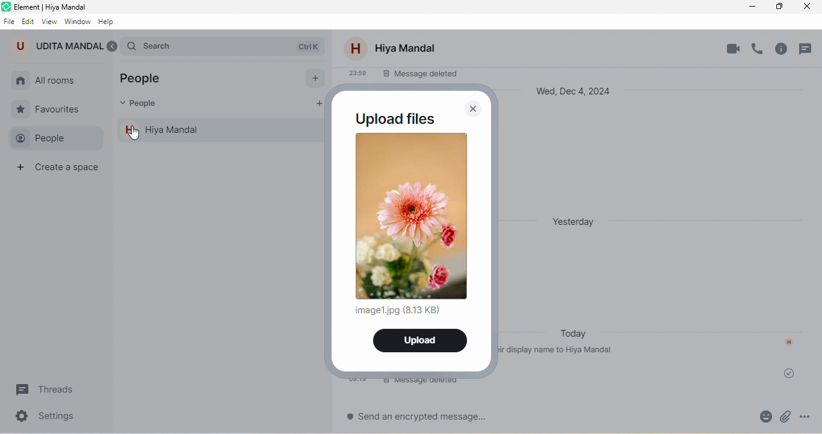 The image size is (822, 434). I want to click on people, so click(142, 105).